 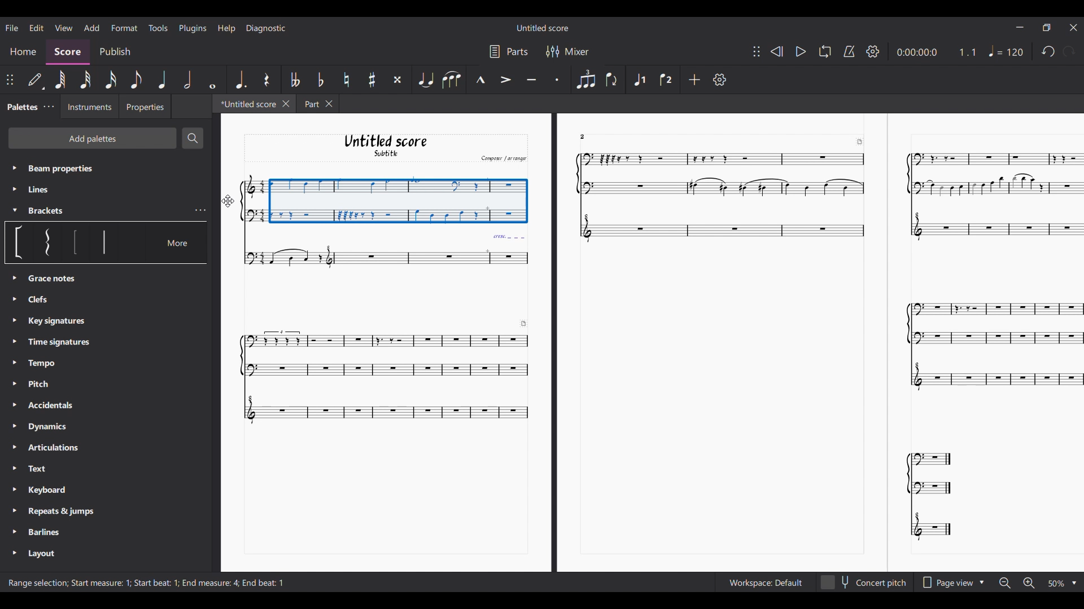 I want to click on File, so click(x=12, y=27).